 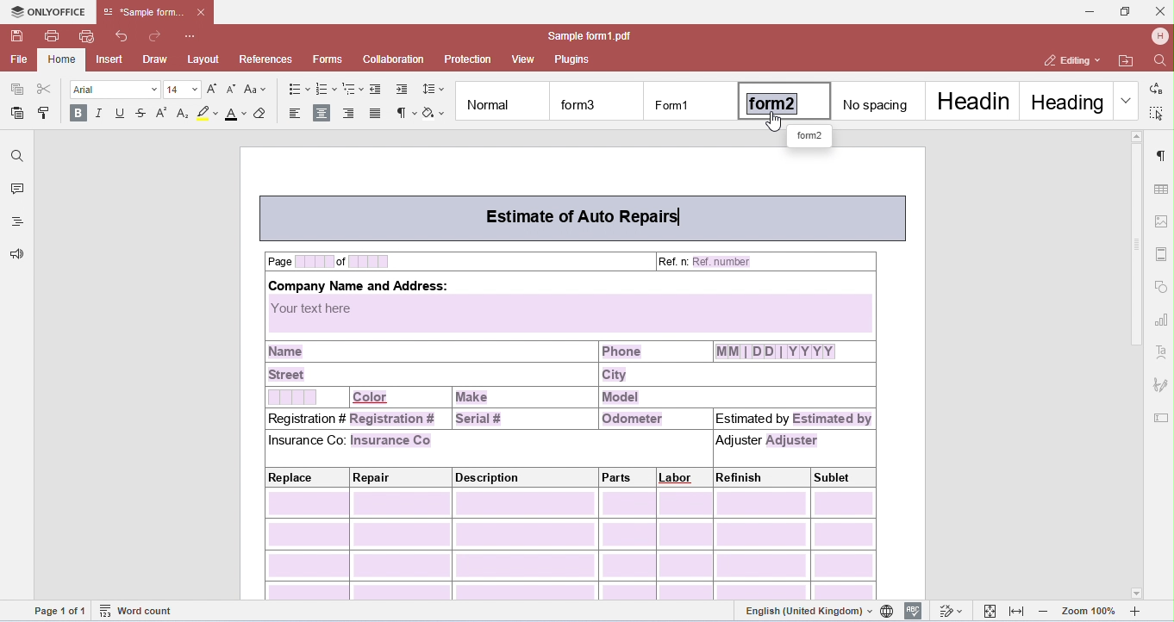 What do you see at coordinates (1159, 383) in the screenshot?
I see `signature settings` at bounding box center [1159, 383].